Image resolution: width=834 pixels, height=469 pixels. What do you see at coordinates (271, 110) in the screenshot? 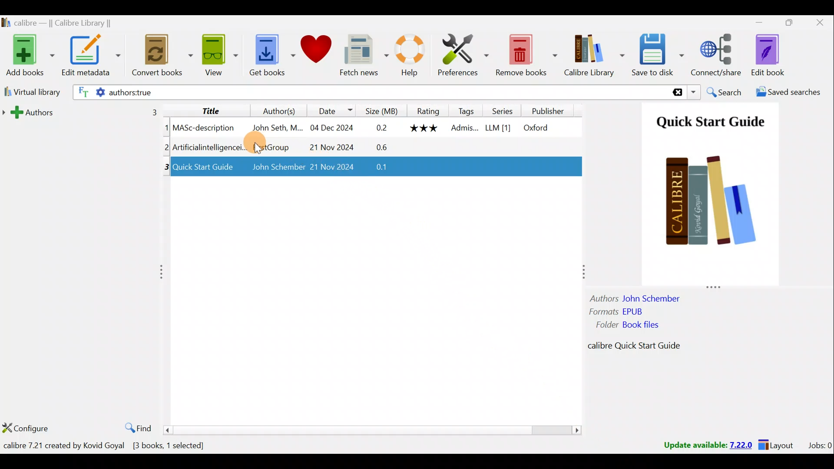
I see `Authors` at bounding box center [271, 110].